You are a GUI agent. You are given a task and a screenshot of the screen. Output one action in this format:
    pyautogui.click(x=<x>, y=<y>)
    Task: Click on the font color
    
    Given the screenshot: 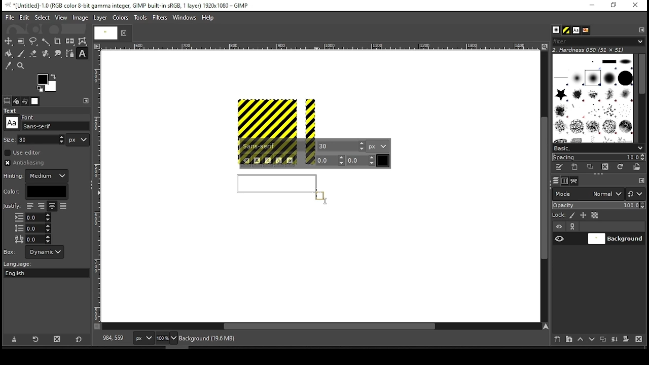 What is the action you would take?
    pyautogui.click(x=383, y=161)
    